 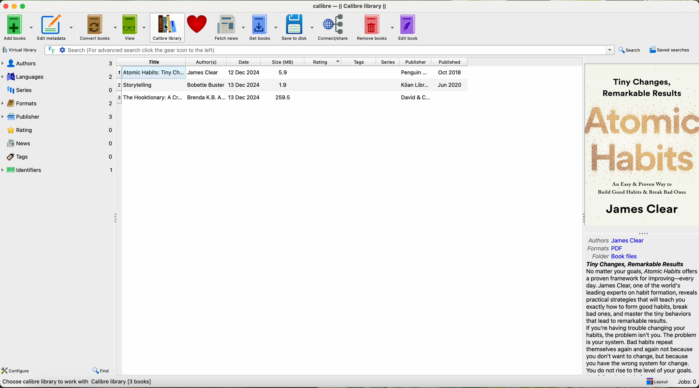 I want to click on virtual library, so click(x=18, y=50).